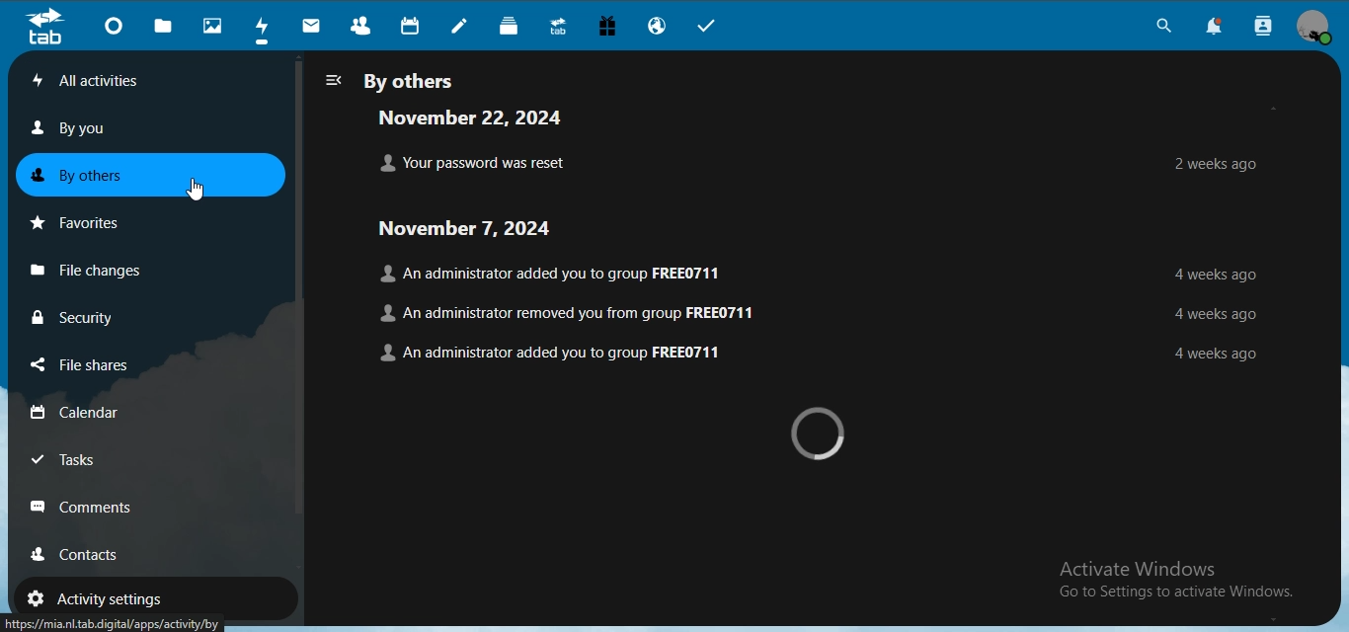 This screenshot has width=1349, height=632. What do you see at coordinates (1212, 27) in the screenshot?
I see `notifications` at bounding box center [1212, 27].